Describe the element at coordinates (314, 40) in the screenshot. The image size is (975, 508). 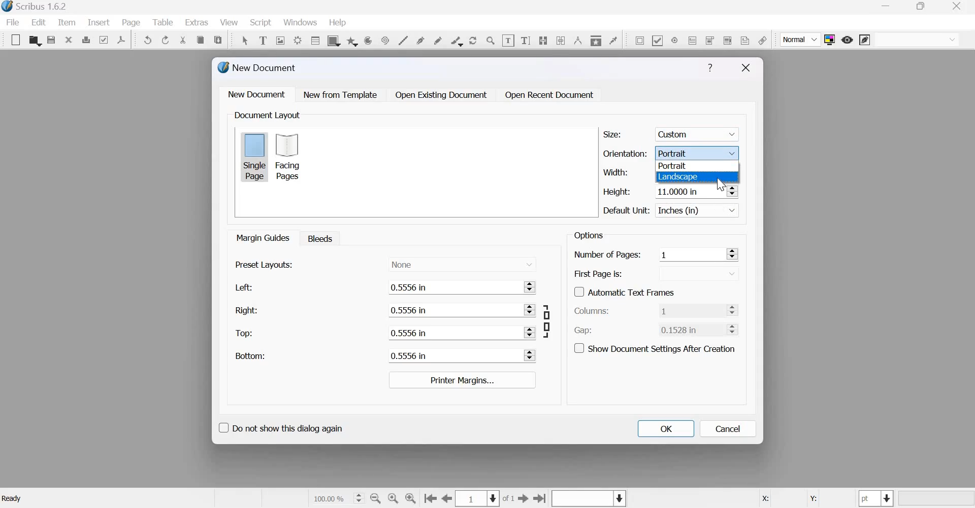
I see `table` at that location.